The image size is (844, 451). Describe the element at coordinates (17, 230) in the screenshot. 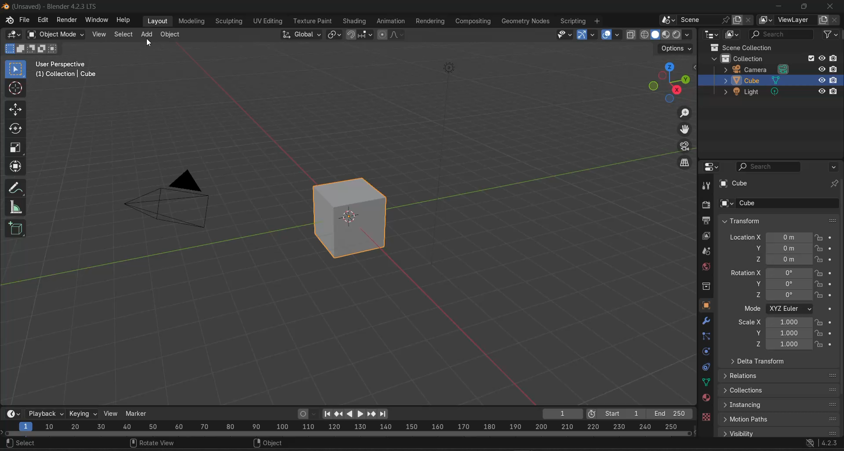

I see `add cube` at that location.